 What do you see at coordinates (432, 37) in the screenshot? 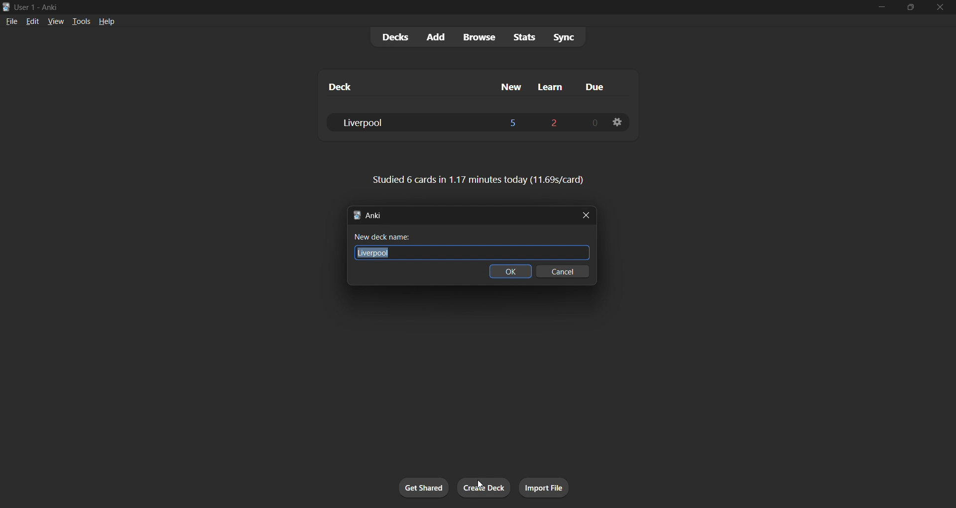
I see `add` at bounding box center [432, 37].